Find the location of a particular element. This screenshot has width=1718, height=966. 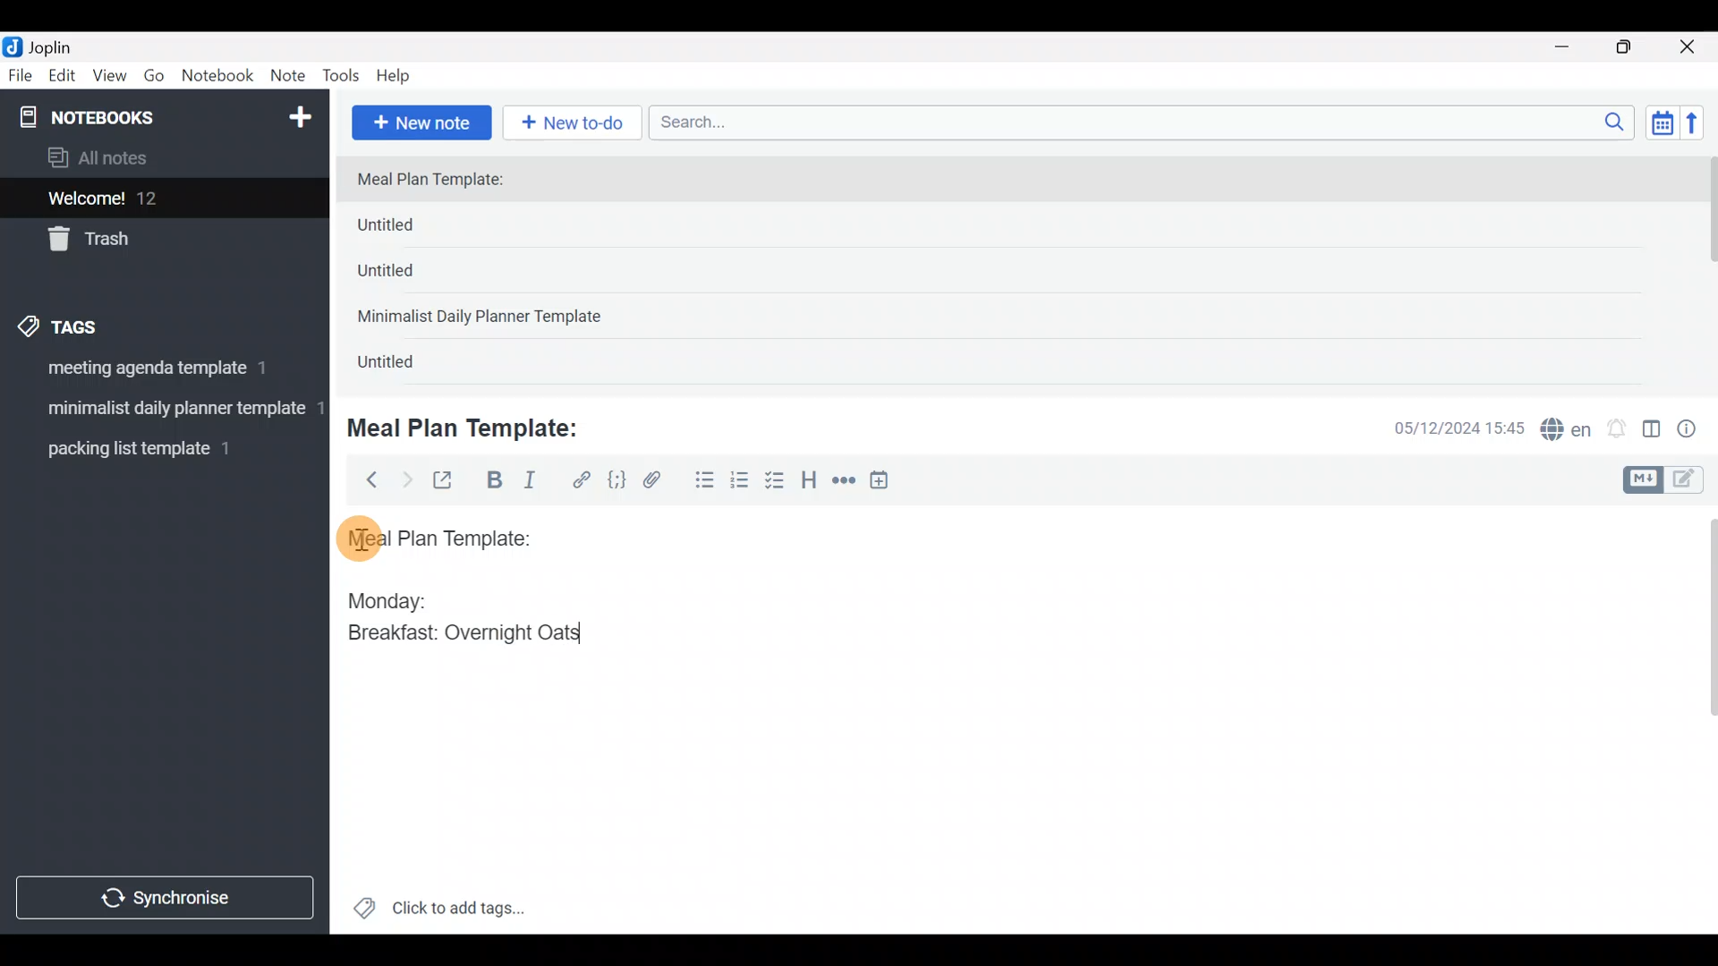

Meal Plan Template: is located at coordinates (474, 426).